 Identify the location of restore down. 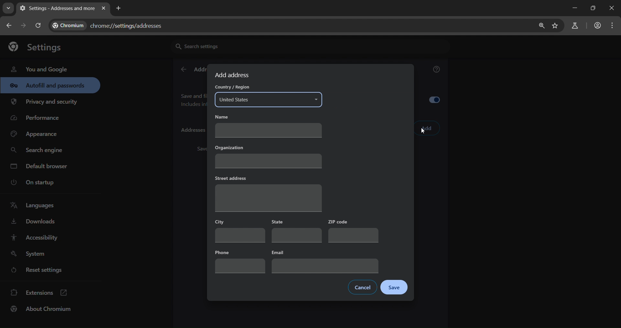
(592, 8).